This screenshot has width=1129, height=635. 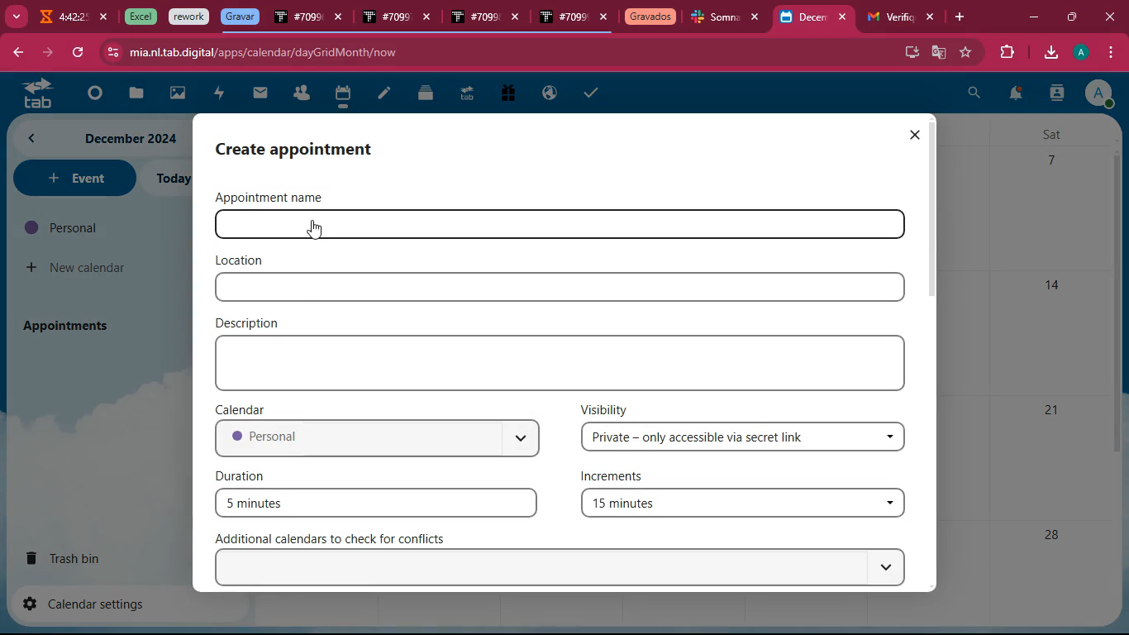 What do you see at coordinates (376, 440) in the screenshot?
I see `personal` at bounding box center [376, 440].